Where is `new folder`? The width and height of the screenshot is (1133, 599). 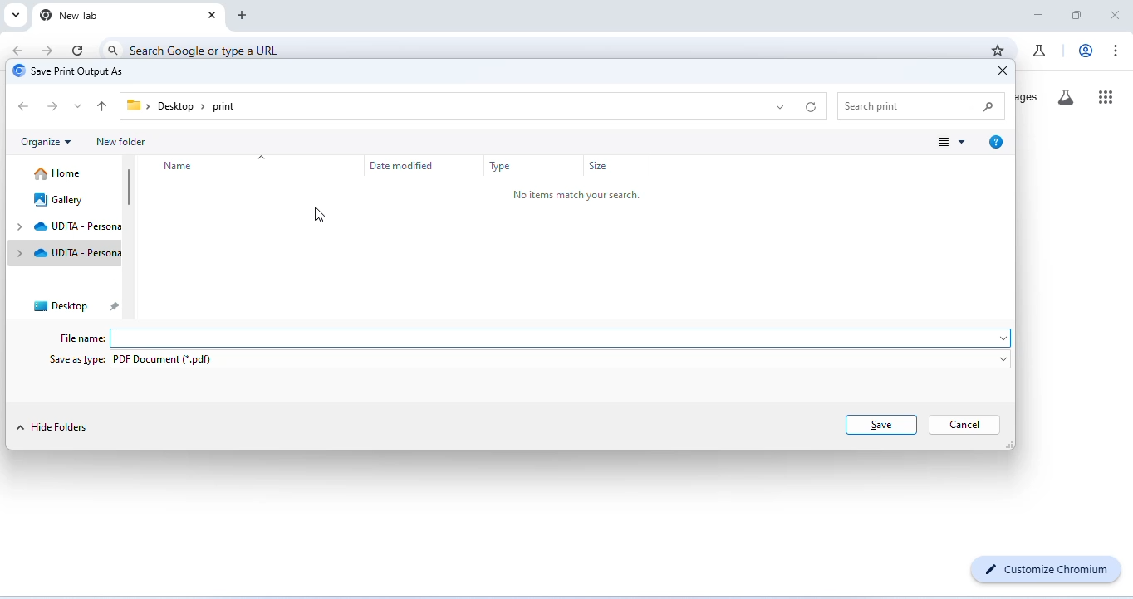
new folder is located at coordinates (125, 143).